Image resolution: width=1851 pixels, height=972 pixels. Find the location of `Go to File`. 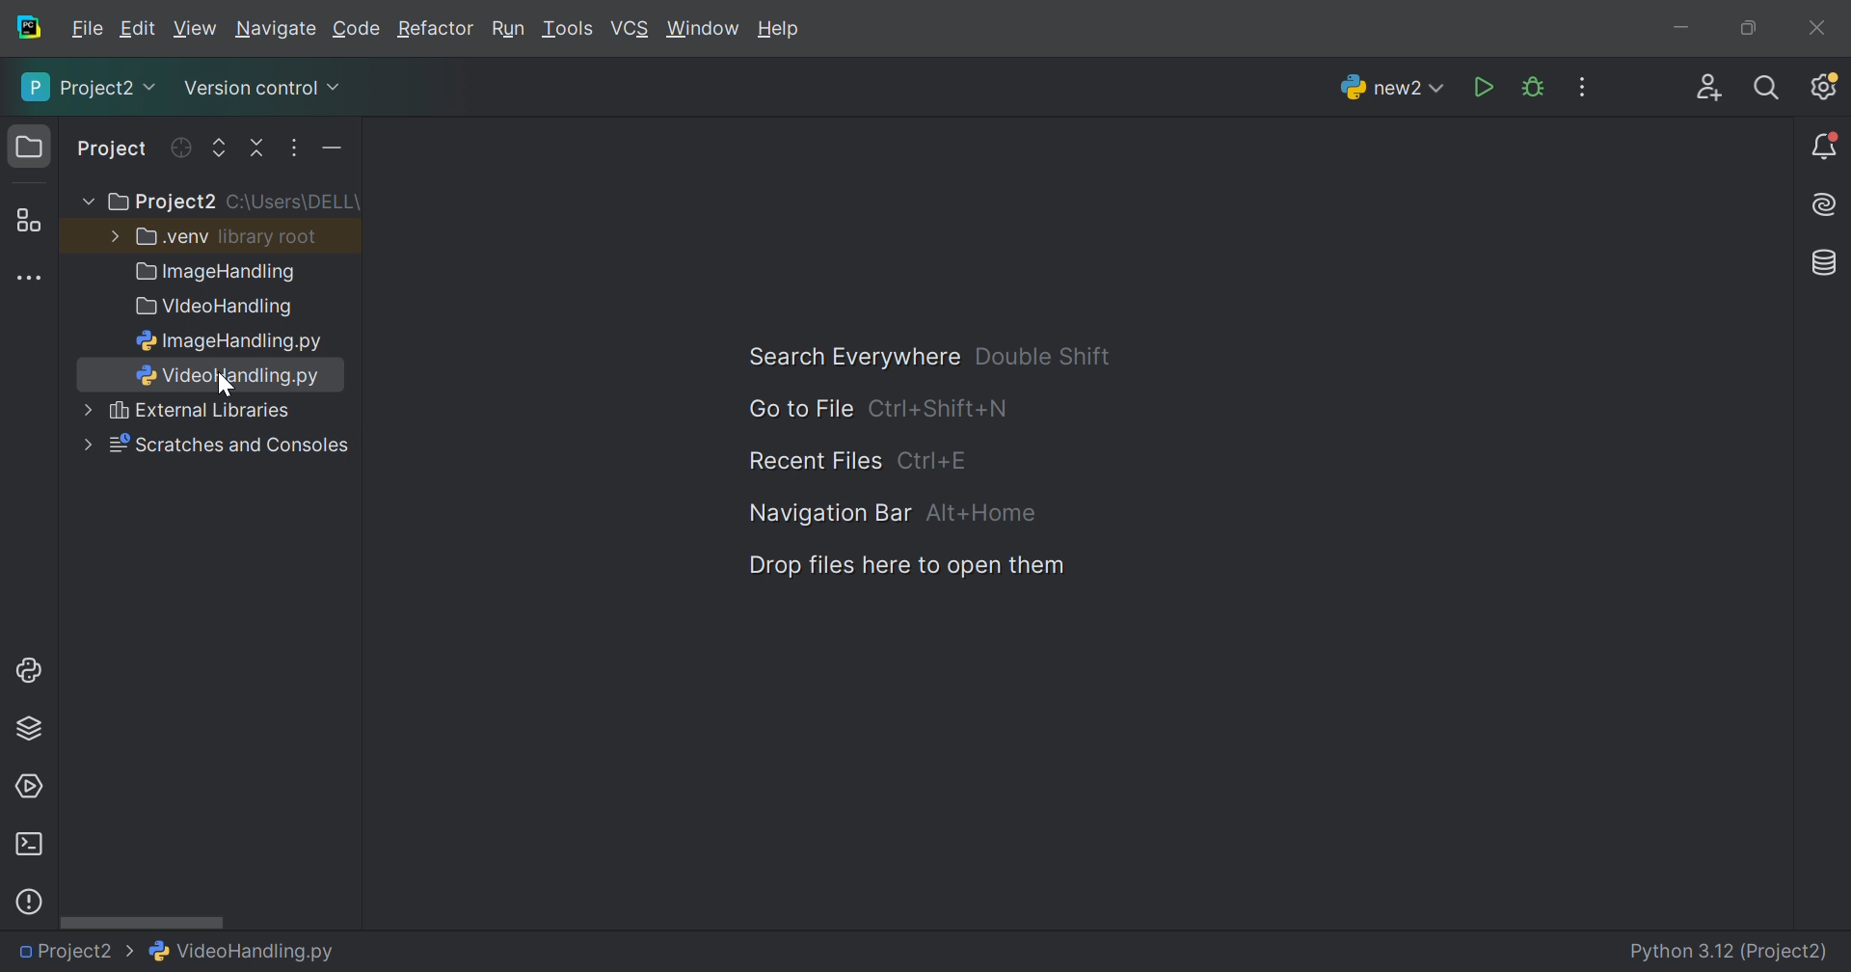

Go to File is located at coordinates (799, 409).